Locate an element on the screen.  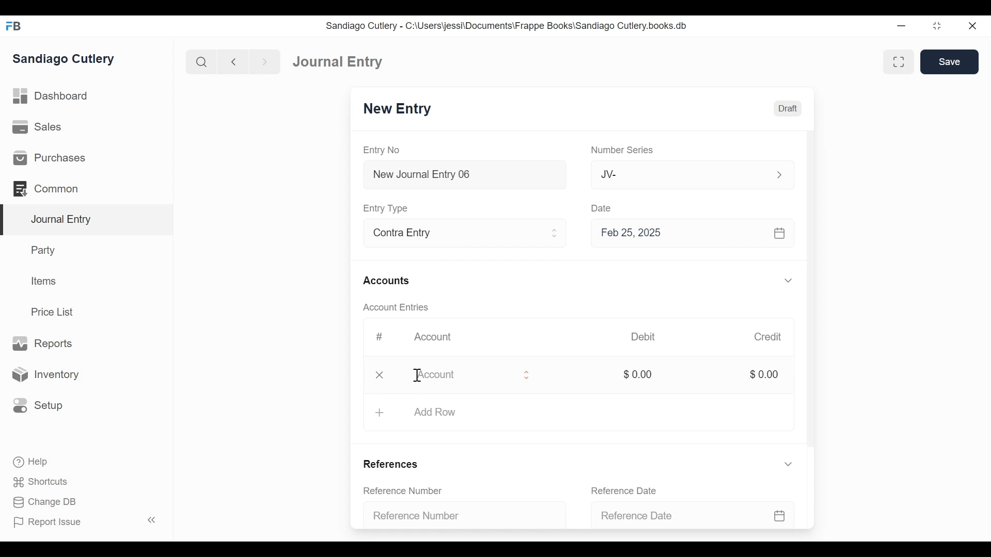
# is located at coordinates (379, 337).